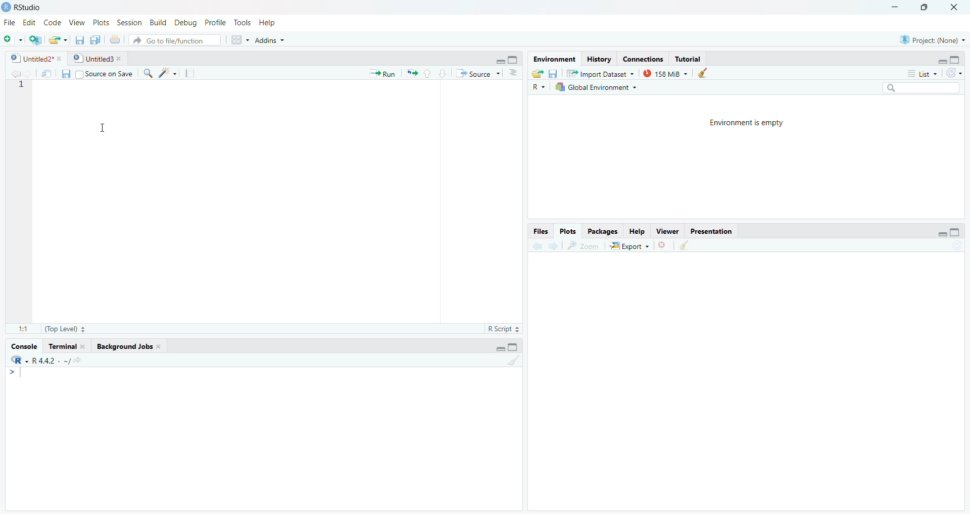 The image size is (970, 514). What do you see at coordinates (116, 39) in the screenshot?
I see `Print document` at bounding box center [116, 39].